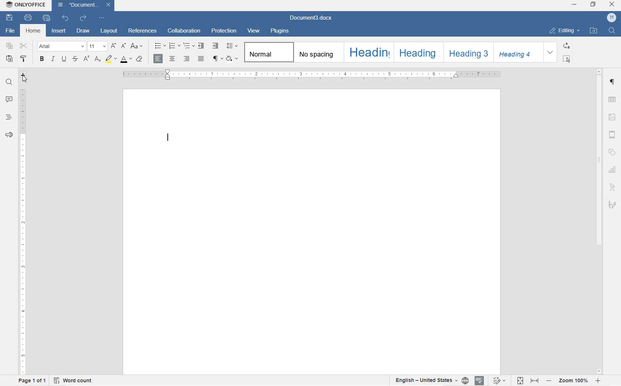 The image size is (621, 386). I want to click on MINIMIZE, so click(574, 4).